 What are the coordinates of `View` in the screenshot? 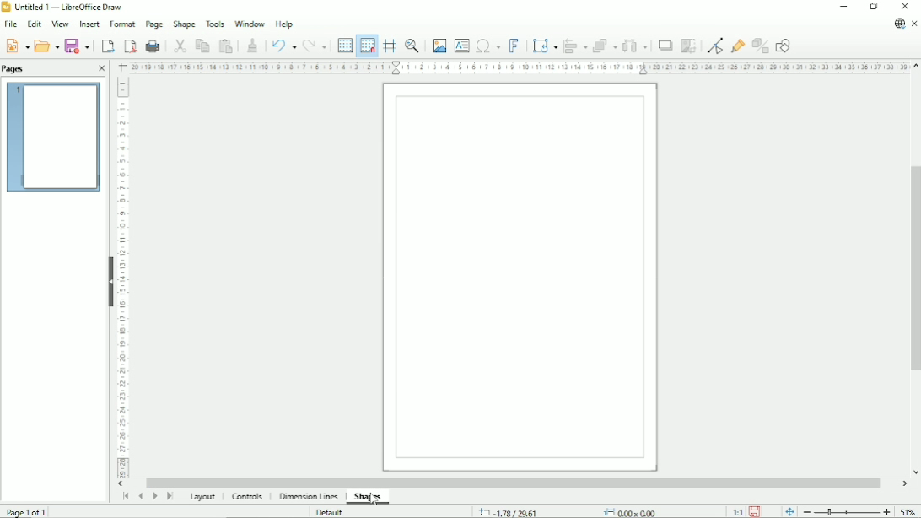 It's located at (60, 24).